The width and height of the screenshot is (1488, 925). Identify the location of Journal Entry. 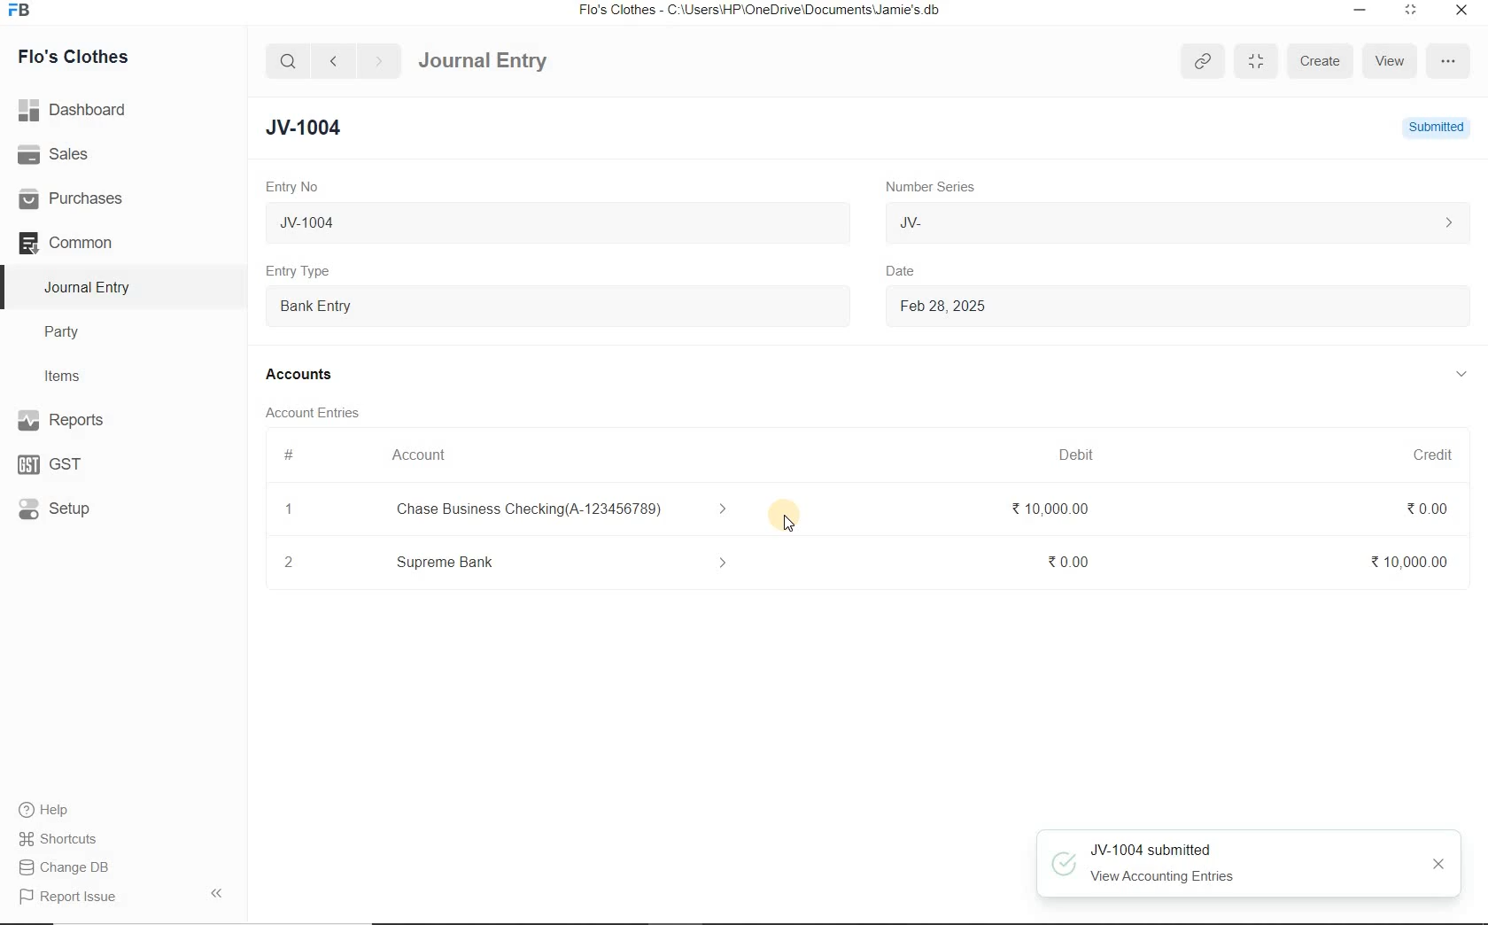
(89, 287).